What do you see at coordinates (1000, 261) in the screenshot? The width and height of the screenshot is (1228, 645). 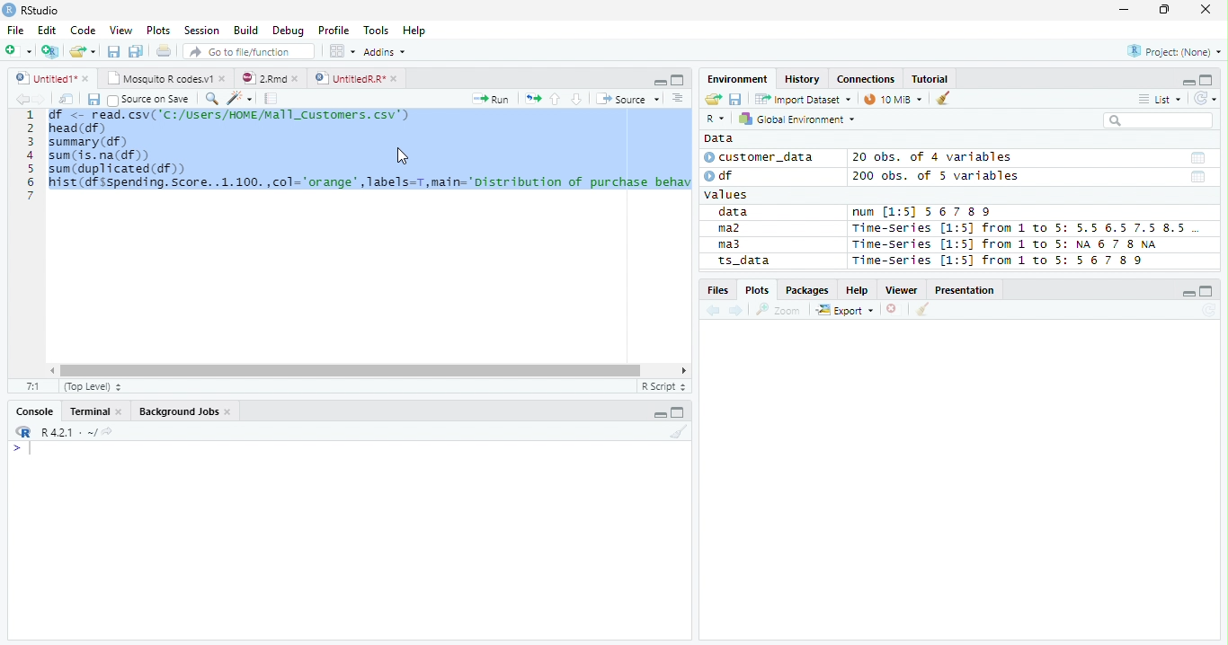 I see `Time-Series [1:5] from 1 to 5: 56 7 8 9` at bounding box center [1000, 261].